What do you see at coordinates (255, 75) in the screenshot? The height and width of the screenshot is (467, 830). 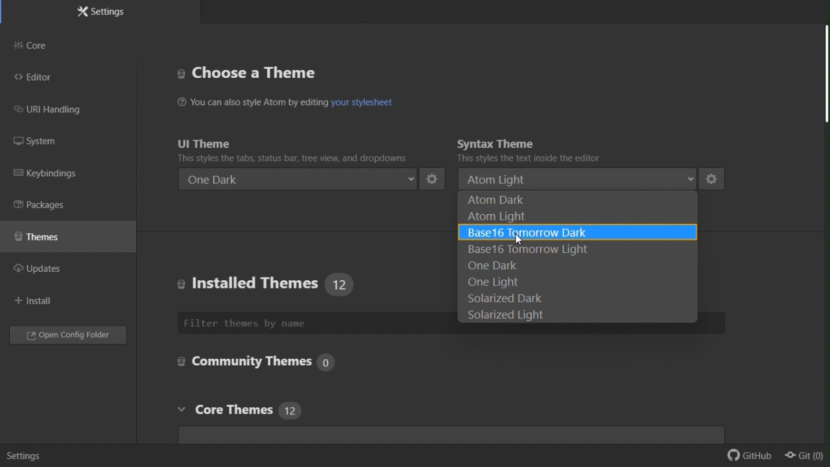 I see `Choose a theme` at bounding box center [255, 75].